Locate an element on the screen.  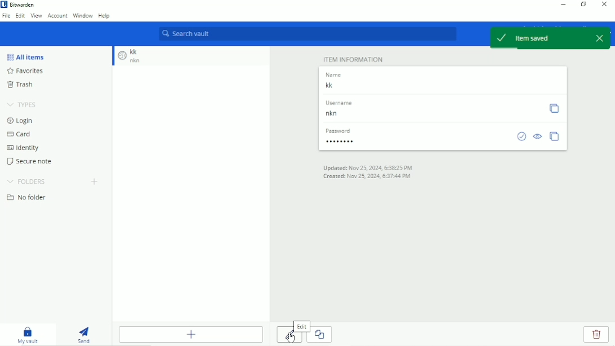
Folders is located at coordinates (26, 181).